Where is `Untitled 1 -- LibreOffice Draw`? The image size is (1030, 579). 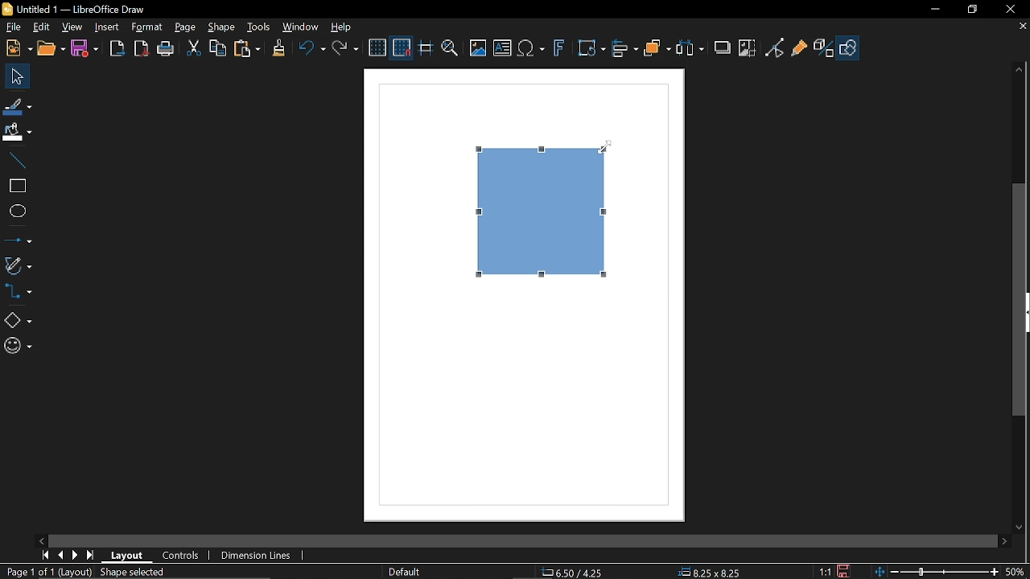
Untitled 1 -- LibreOffice Draw is located at coordinates (97, 7).